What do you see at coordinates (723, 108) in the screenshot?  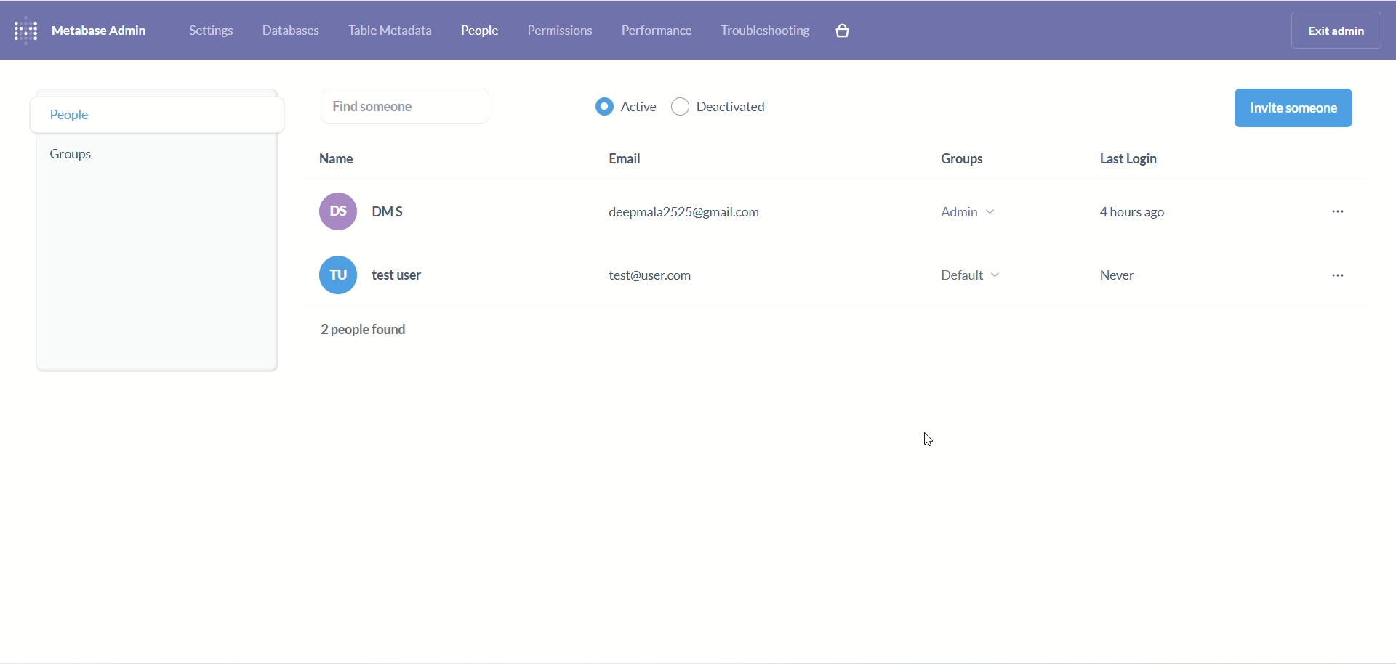 I see `deactivated` at bounding box center [723, 108].